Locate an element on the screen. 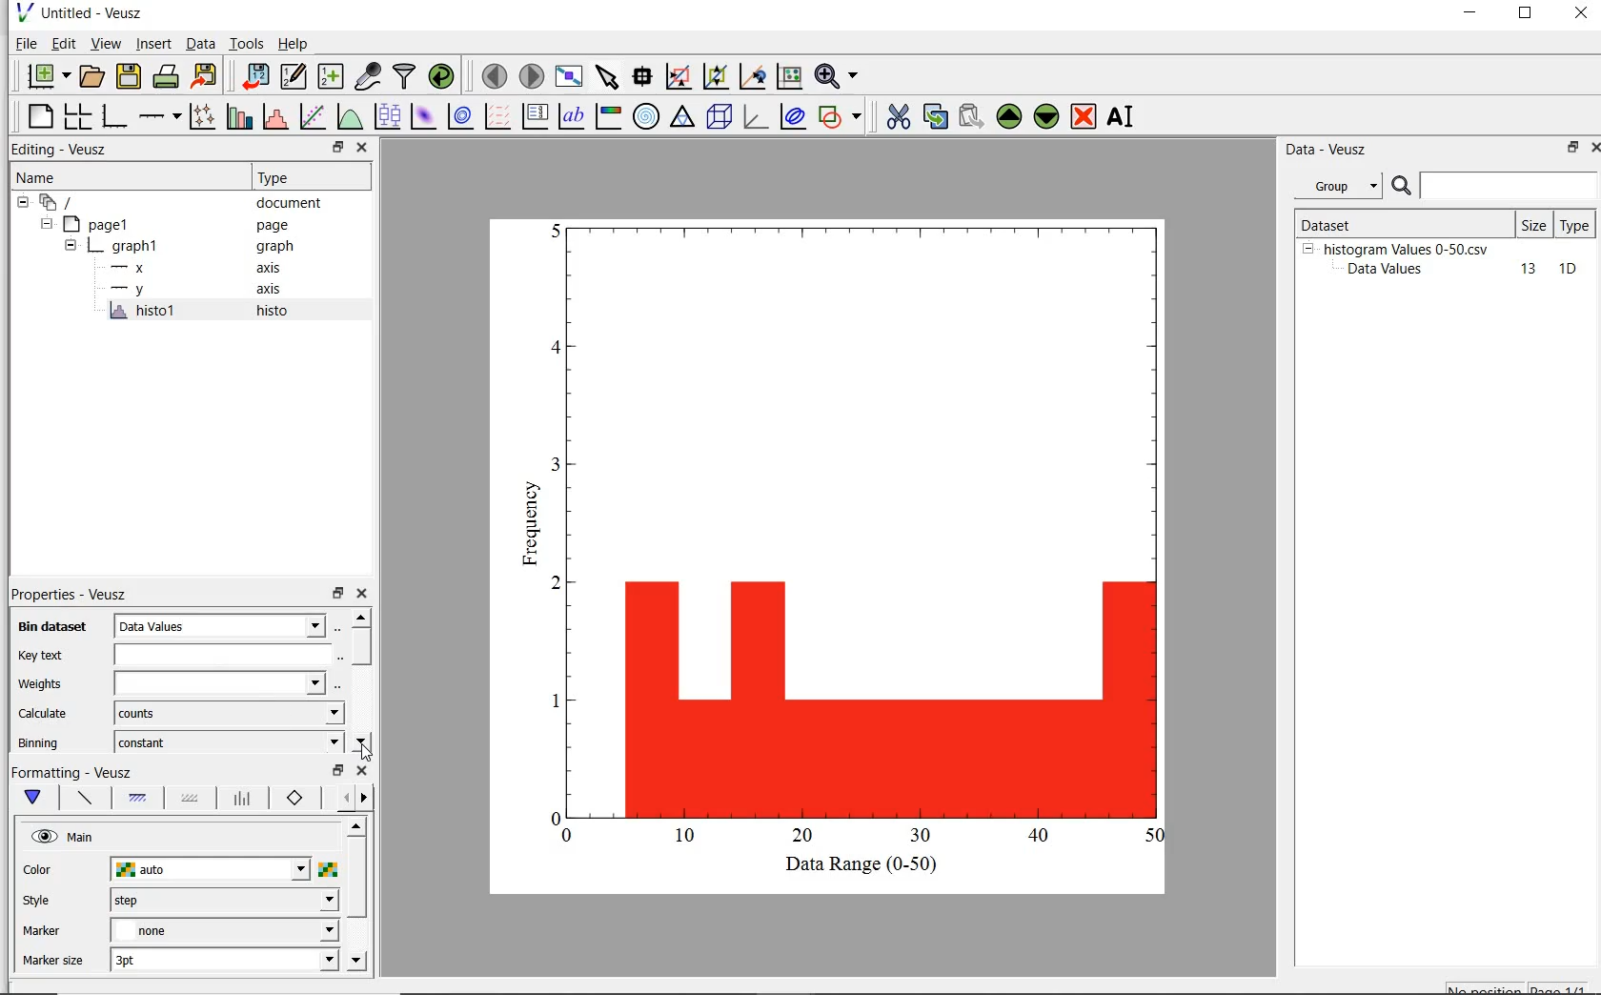 The width and height of the screenshot is (1601, 995). Properties - Veusz is located at coordinates (68, 593).